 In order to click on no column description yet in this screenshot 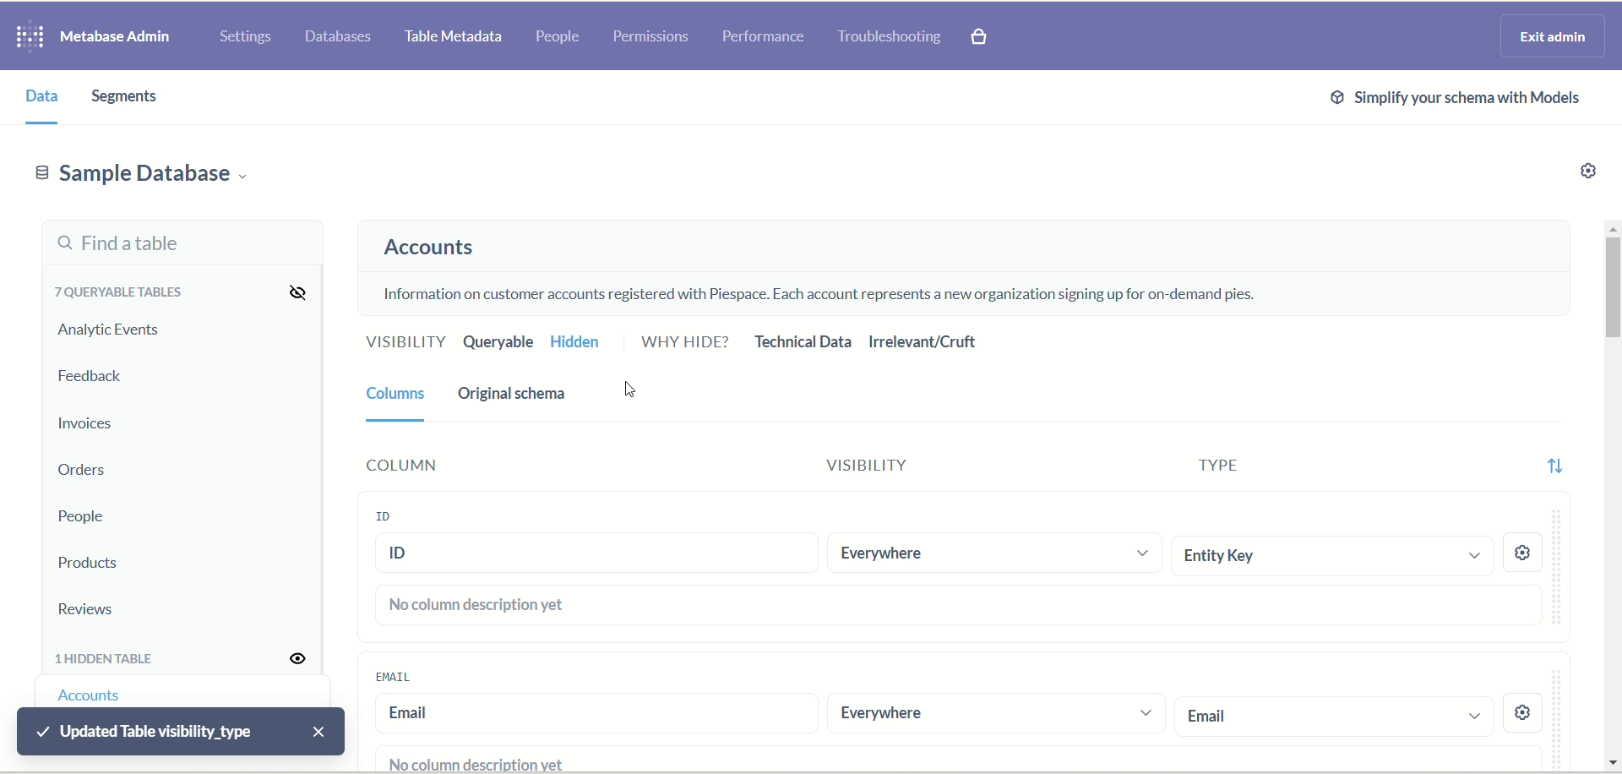, I will do `click(463, 761)`.